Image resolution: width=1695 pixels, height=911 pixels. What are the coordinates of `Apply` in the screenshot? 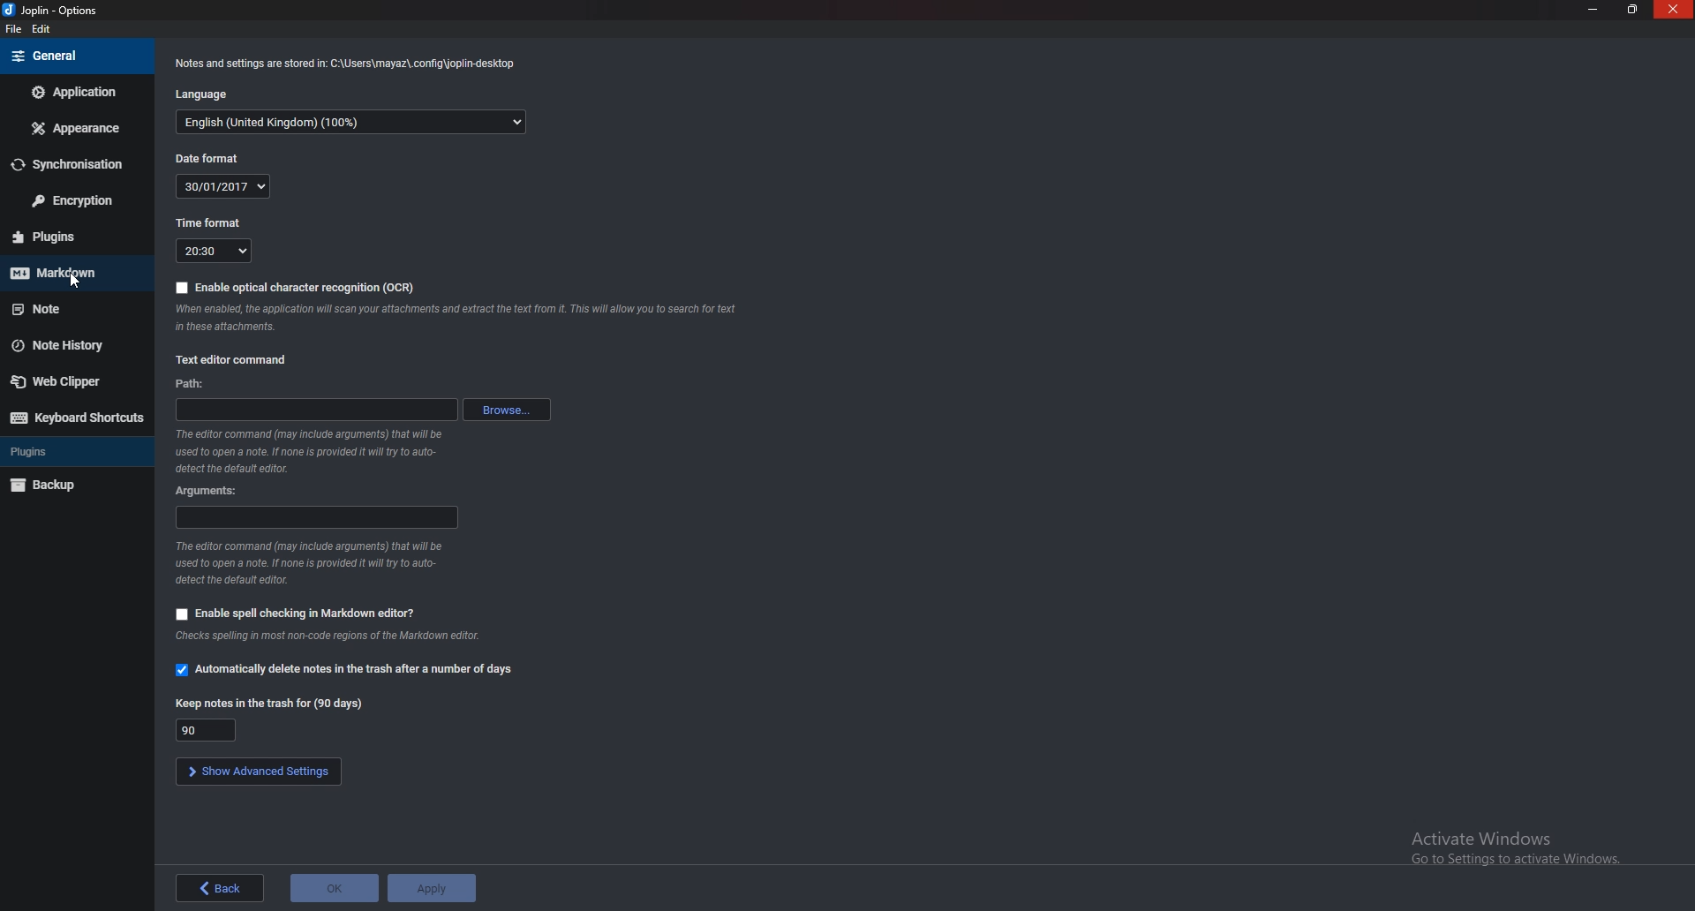 It's located at (431, 887).